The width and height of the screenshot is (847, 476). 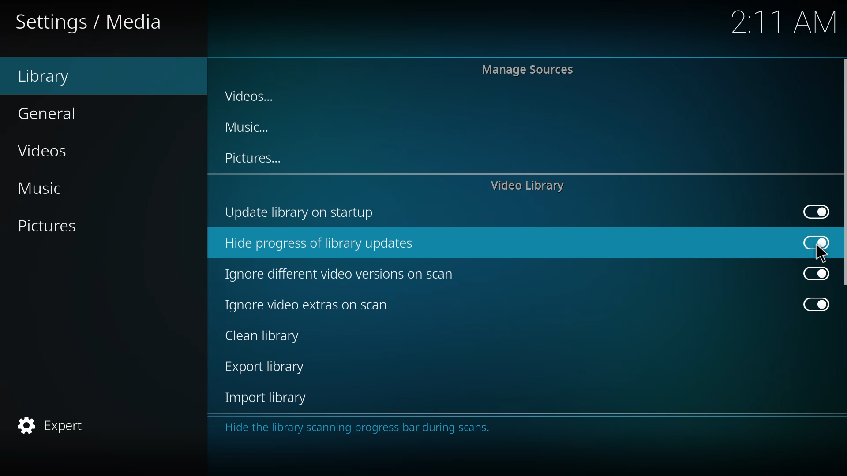 I want to click on update library on startup, so click(x=308, y=213).